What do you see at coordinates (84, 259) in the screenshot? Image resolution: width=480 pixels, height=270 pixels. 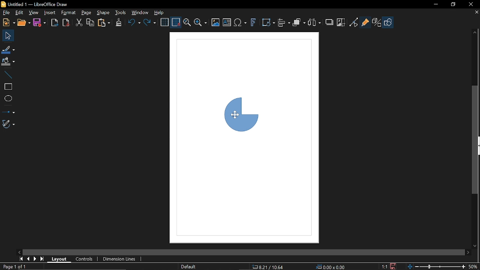 I see `Controls` at bounding box center [84, 259].